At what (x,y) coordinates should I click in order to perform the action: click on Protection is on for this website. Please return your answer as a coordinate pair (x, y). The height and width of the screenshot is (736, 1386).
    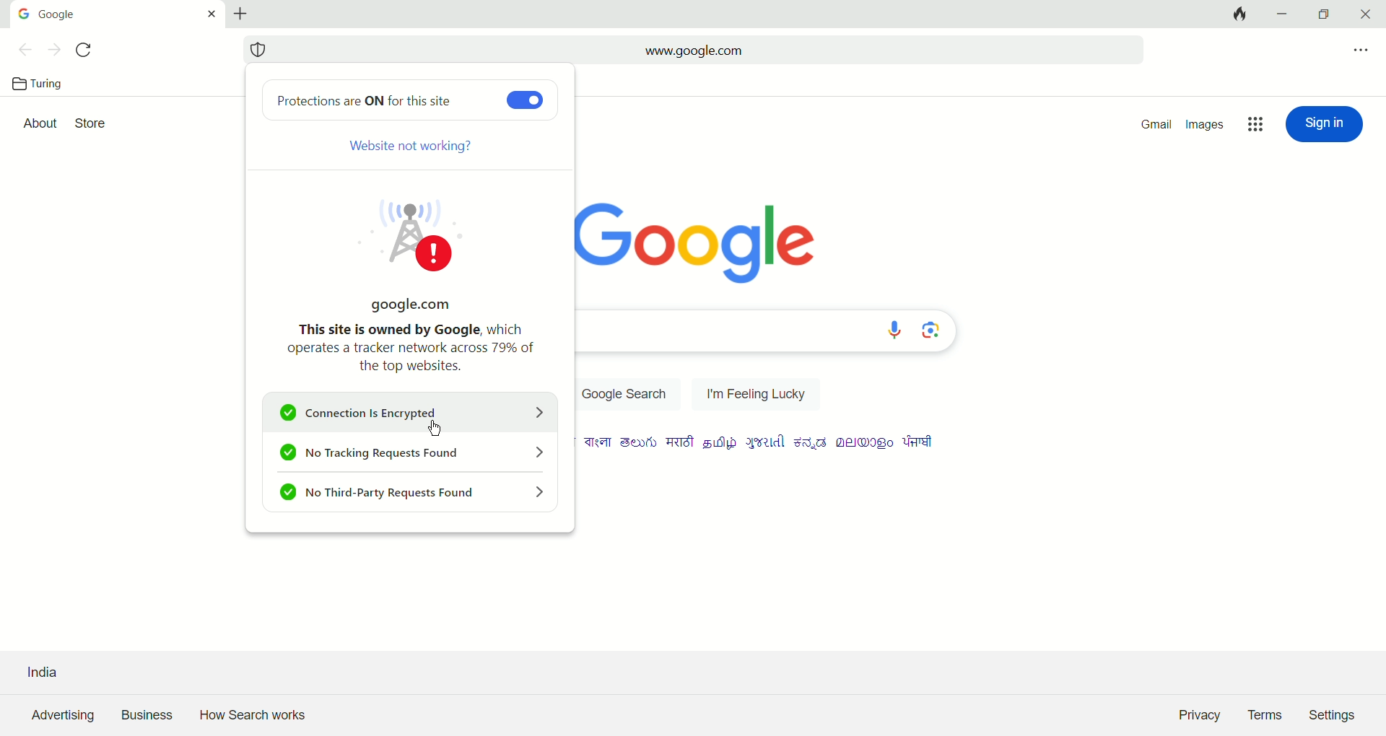
    Looking at the image, I should click on (374, 99).